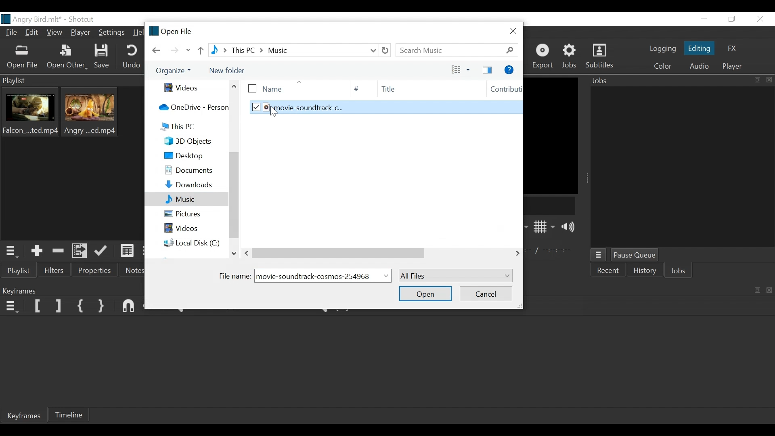  I want to click on Go Forward, so click(176, 50).